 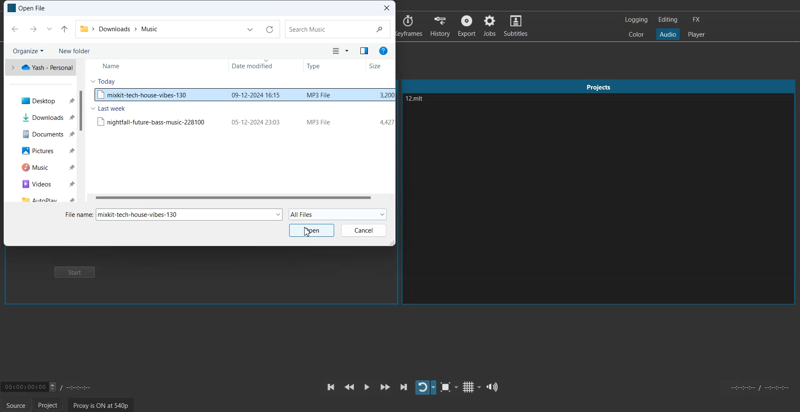 I want to click on Play Quickly Backwards, so click(x=349, y=387).